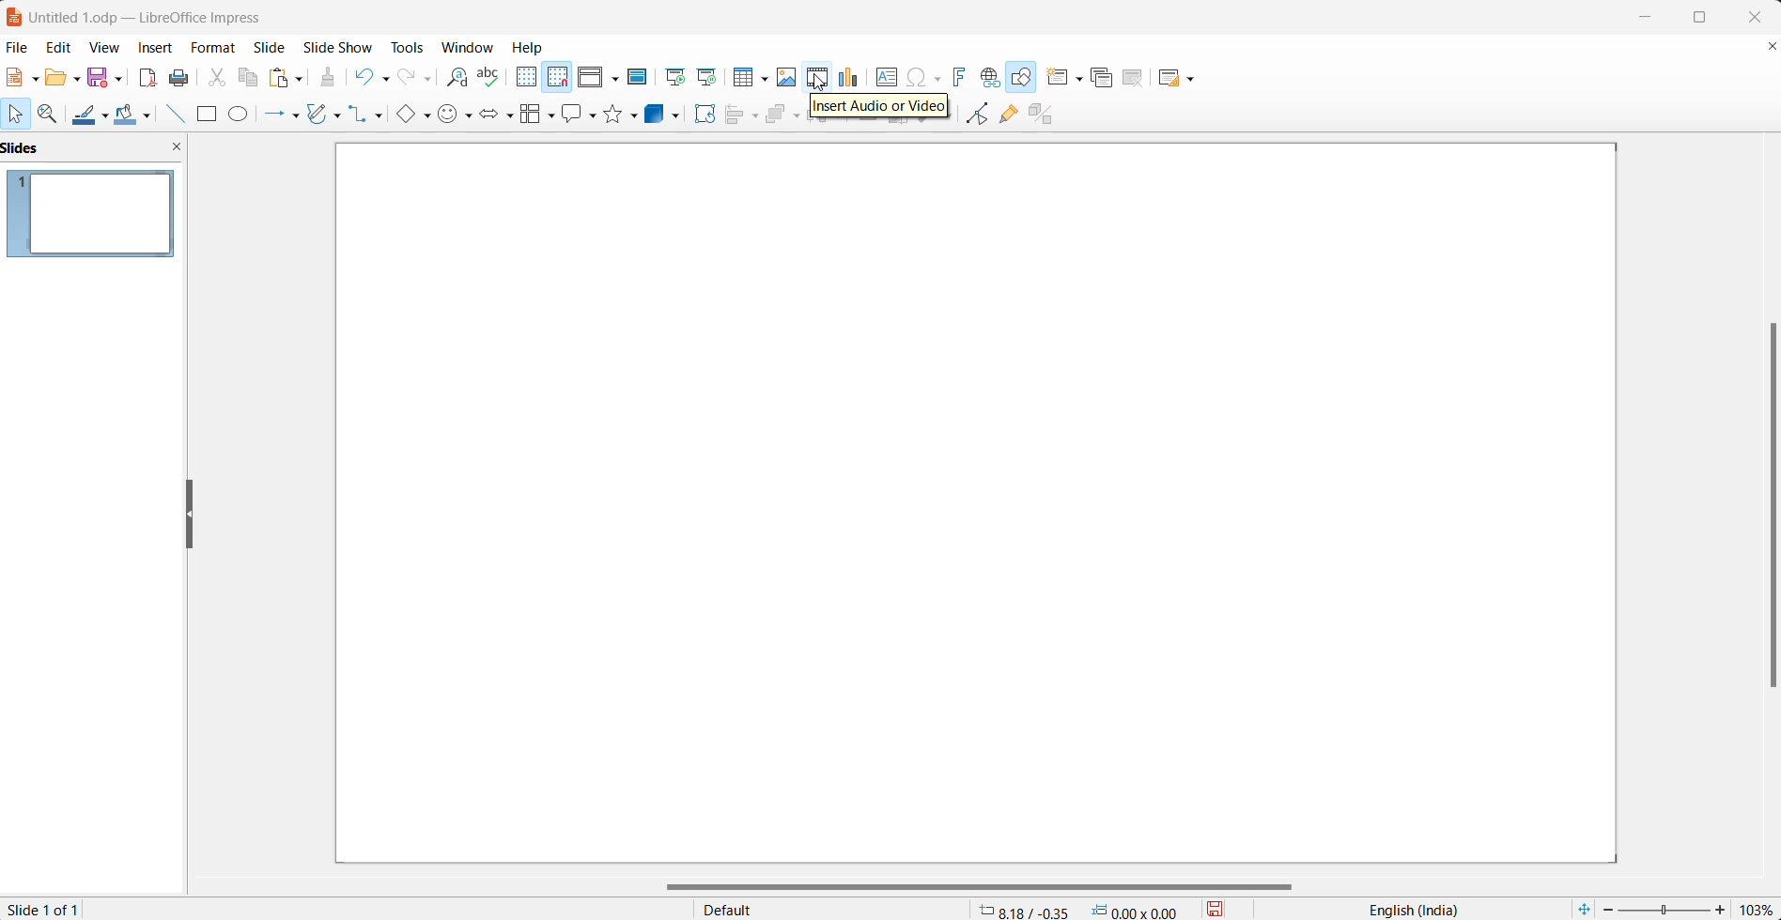 Image resolution: width=1781 pixels, height=920 pixels. What do you see at coordinates (471, 116) in the screenshot?
I see `symbol shapes option` at bounding box center [471, 116].